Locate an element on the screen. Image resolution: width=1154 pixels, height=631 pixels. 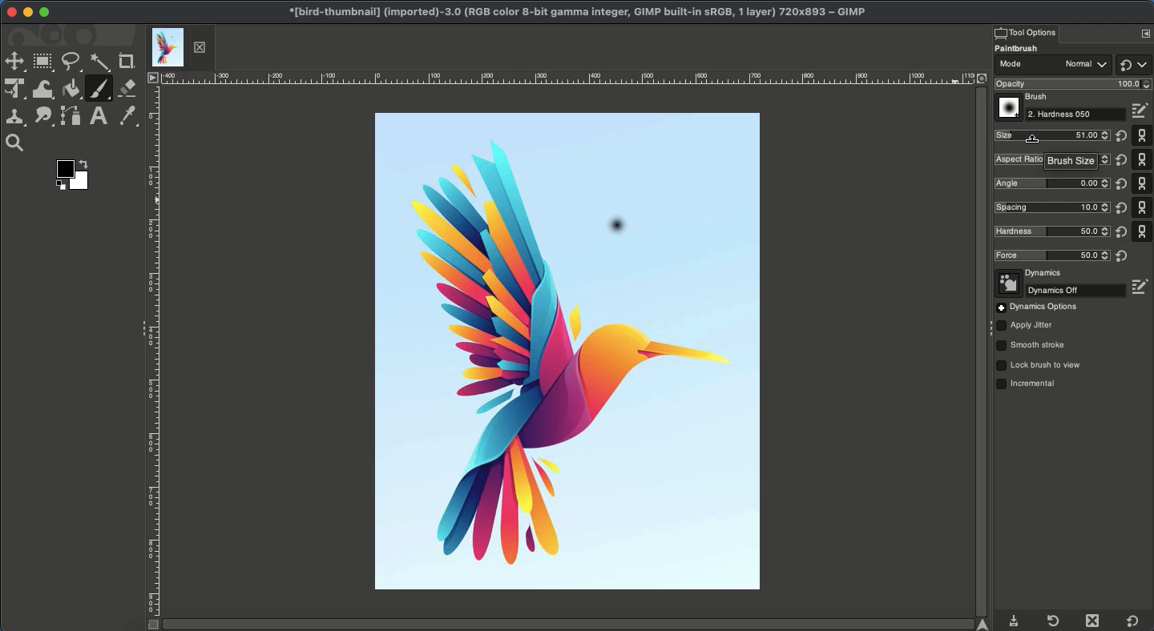
Minimize is located at coordinates (27, 12).